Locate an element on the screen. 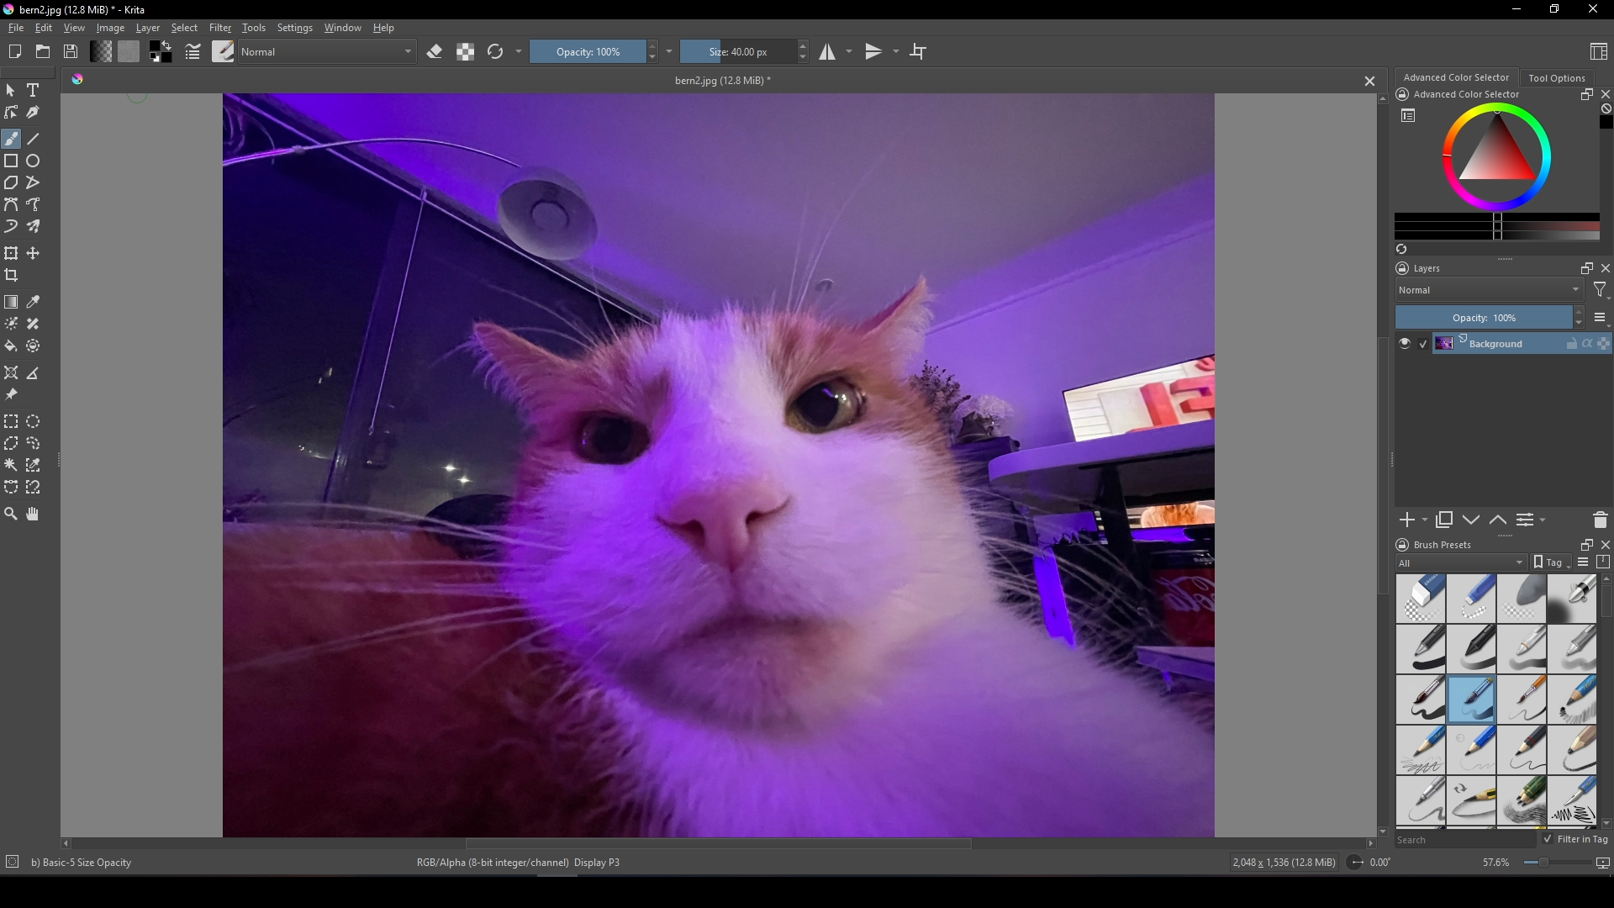 This screenshot has height=908, width=1614. Dynamic brush tool is located at coordinates (12, 225).